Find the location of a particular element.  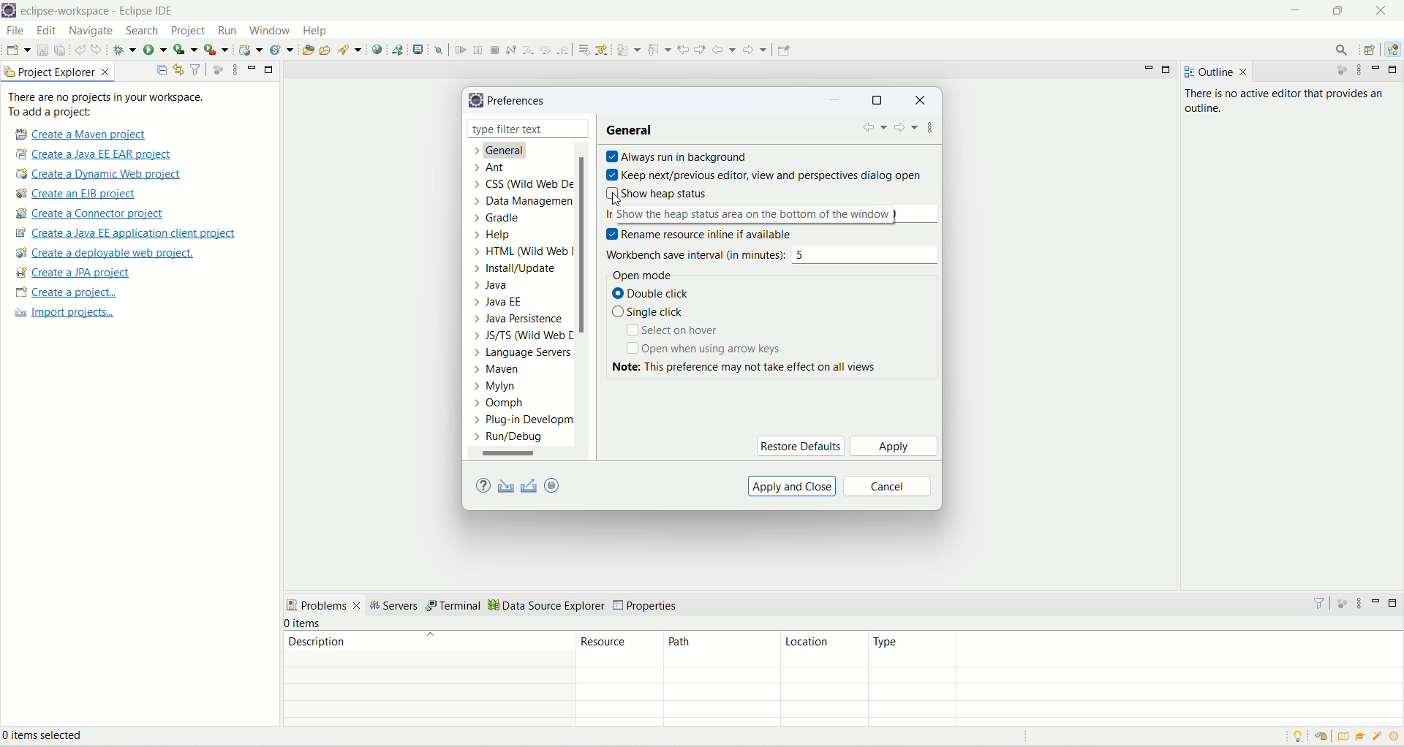

data management is located at coordinates (527, 203).